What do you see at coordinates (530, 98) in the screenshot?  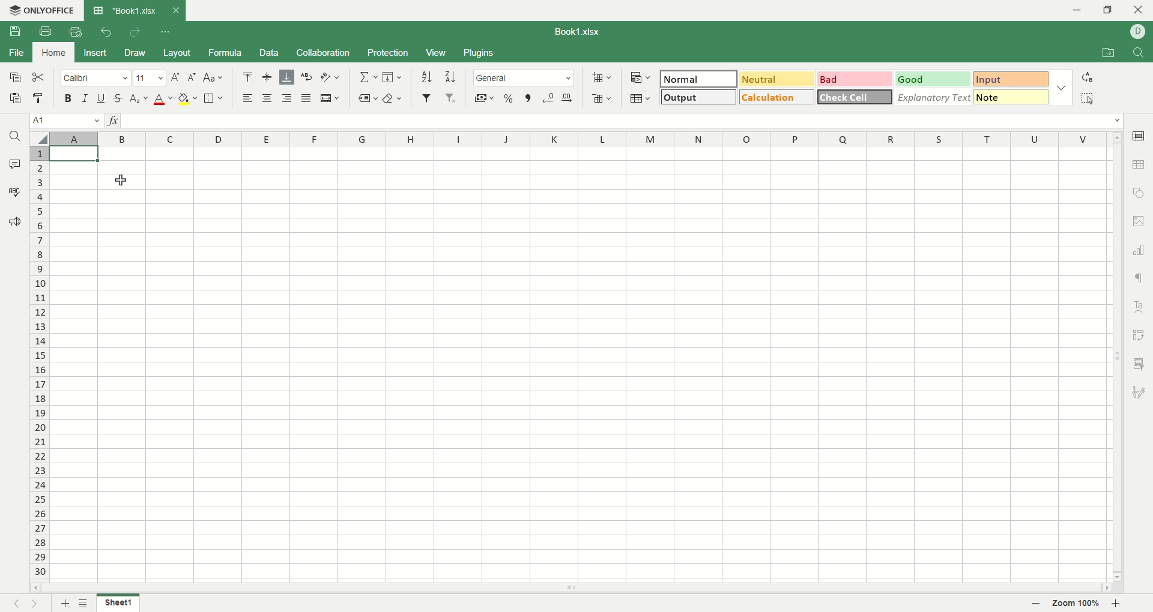 I see `comma style` at bounding box center [530, 98].